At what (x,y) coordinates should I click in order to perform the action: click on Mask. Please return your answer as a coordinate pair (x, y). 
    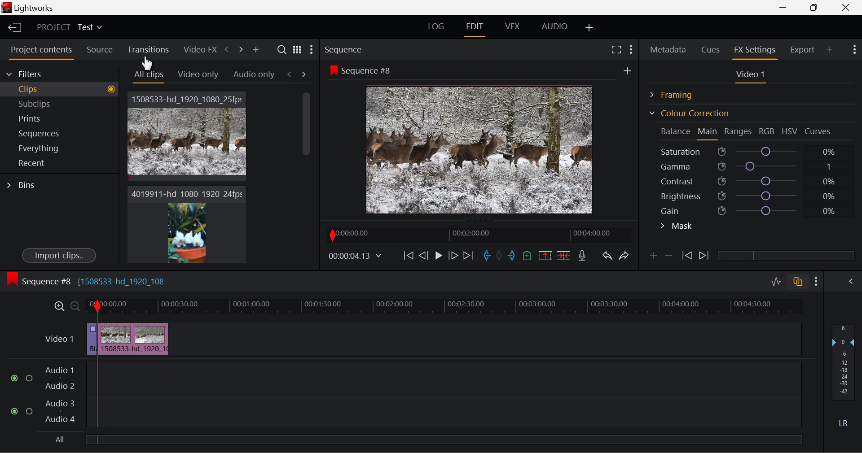
    Looking at the image, I should click on (677, 227).